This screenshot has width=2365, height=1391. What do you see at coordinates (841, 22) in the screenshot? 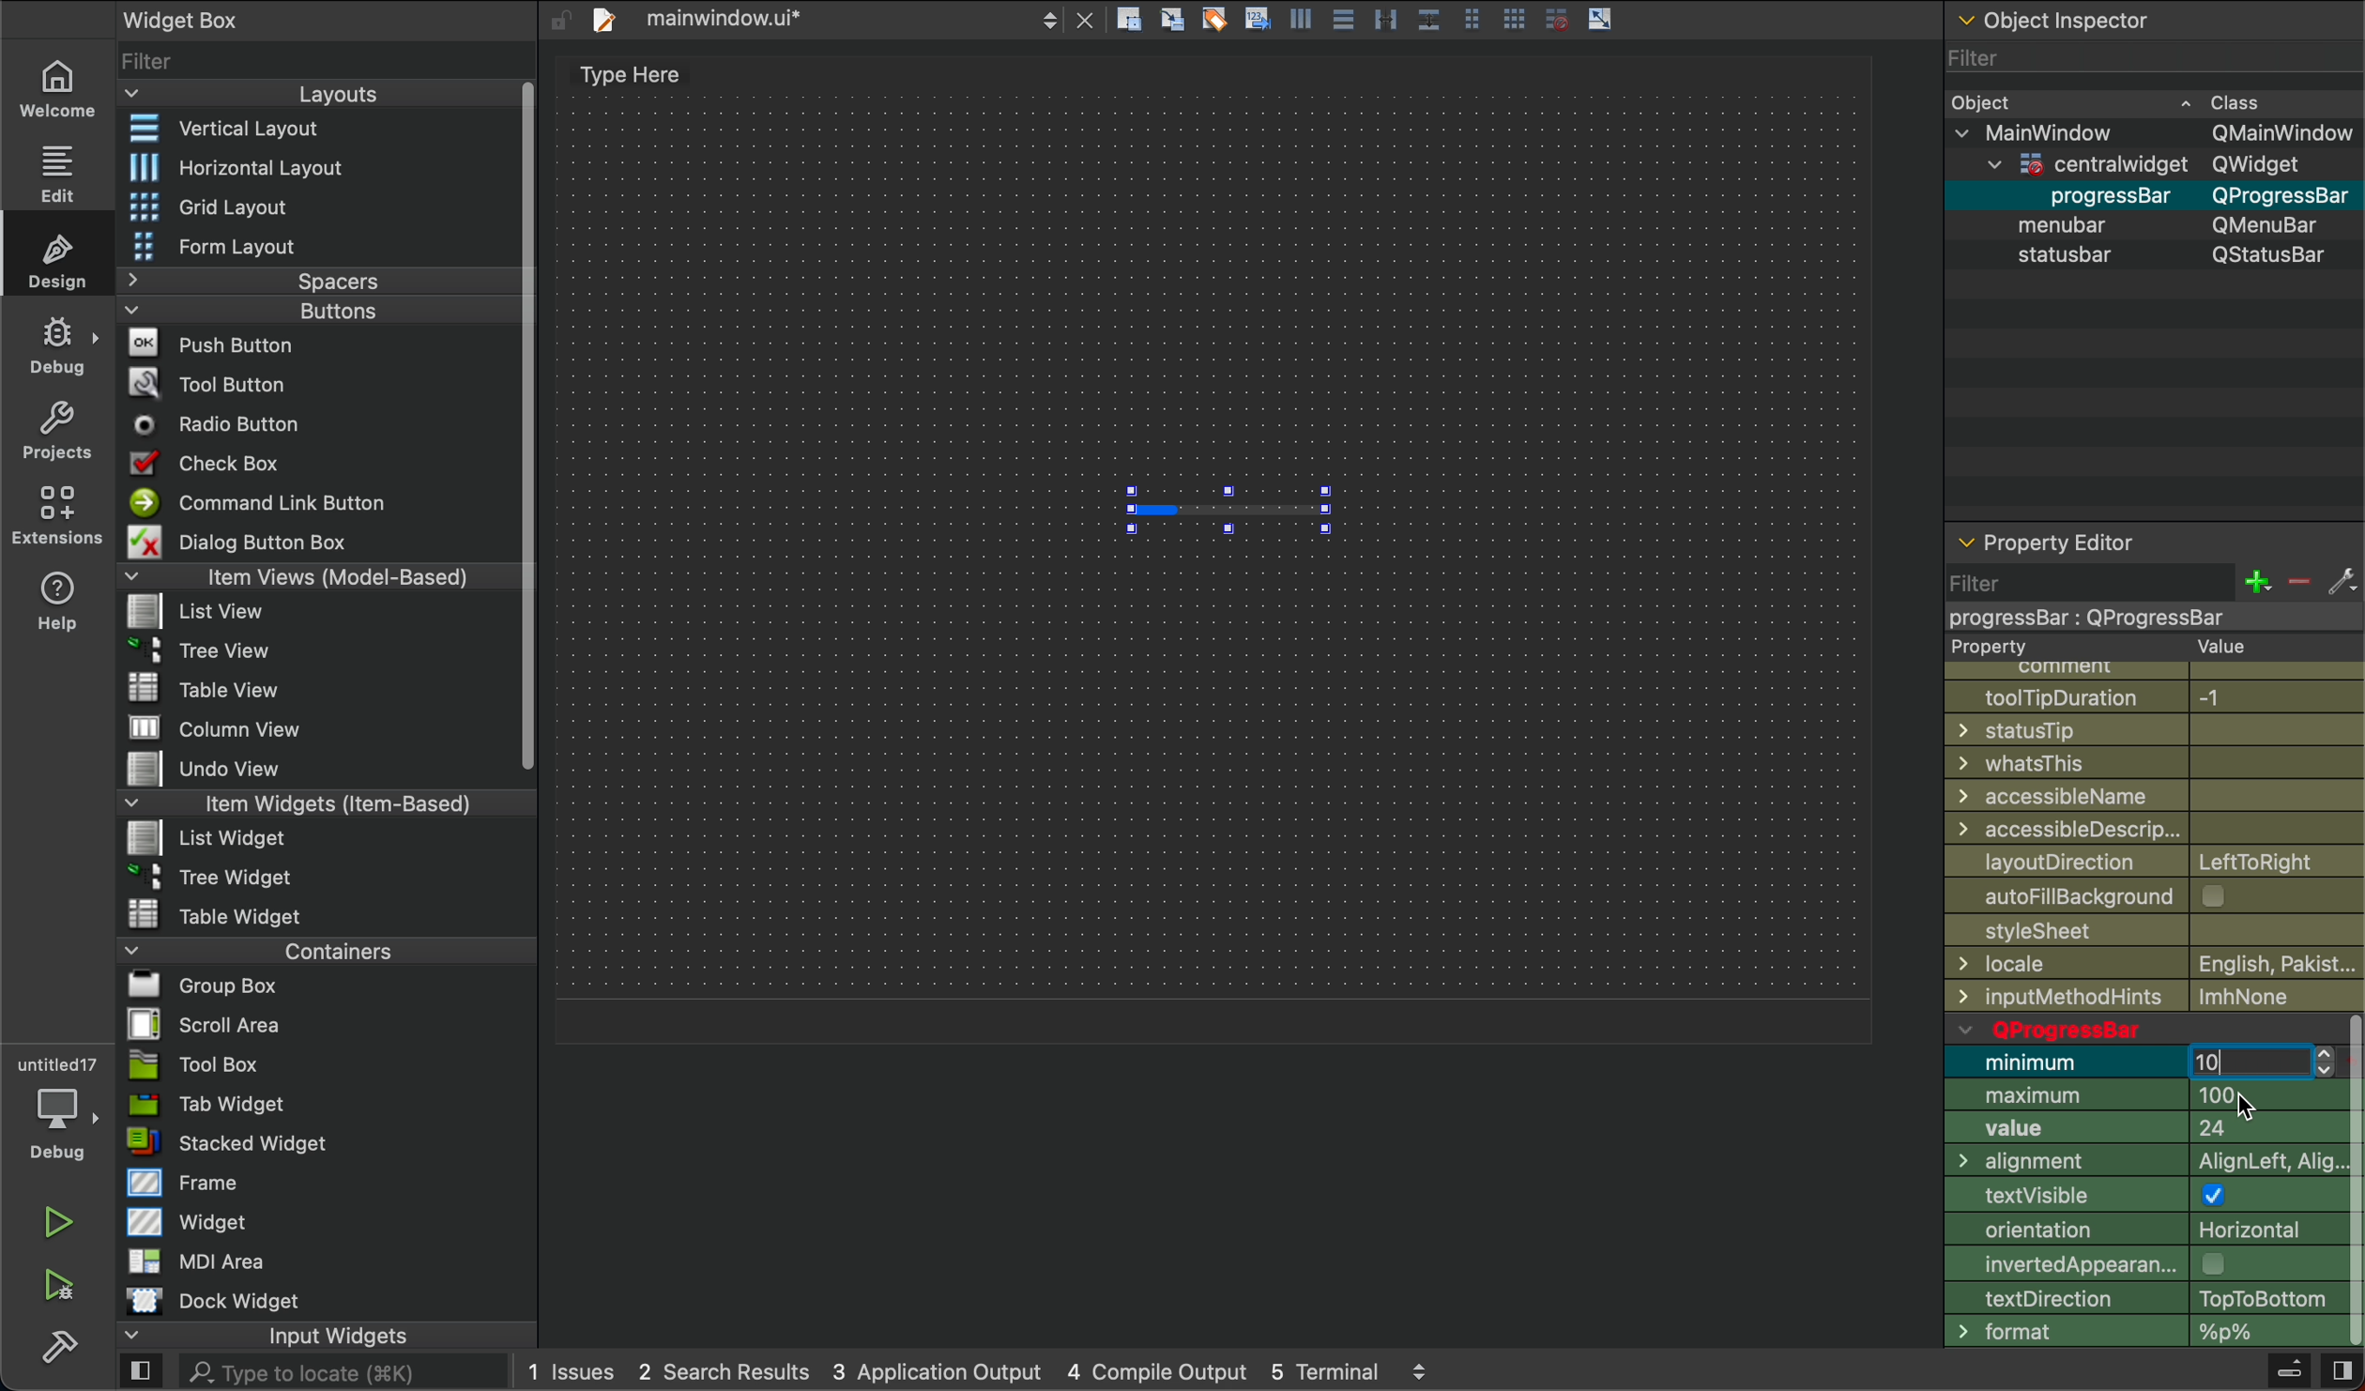
I see `file tab` at bounding box center [841, 22].